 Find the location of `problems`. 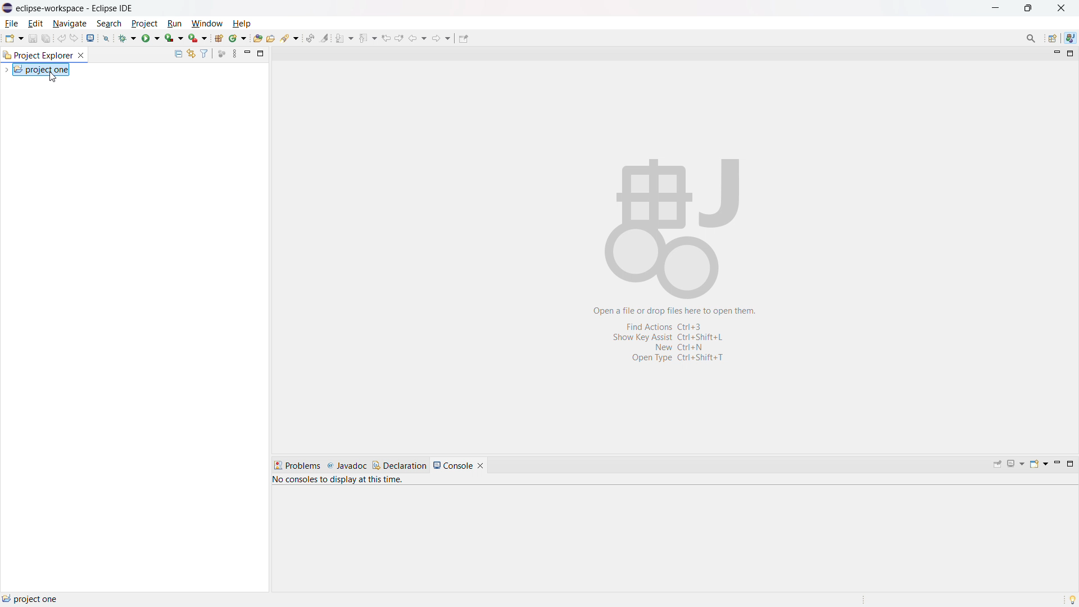

problems is located at coordinates (297, 466).